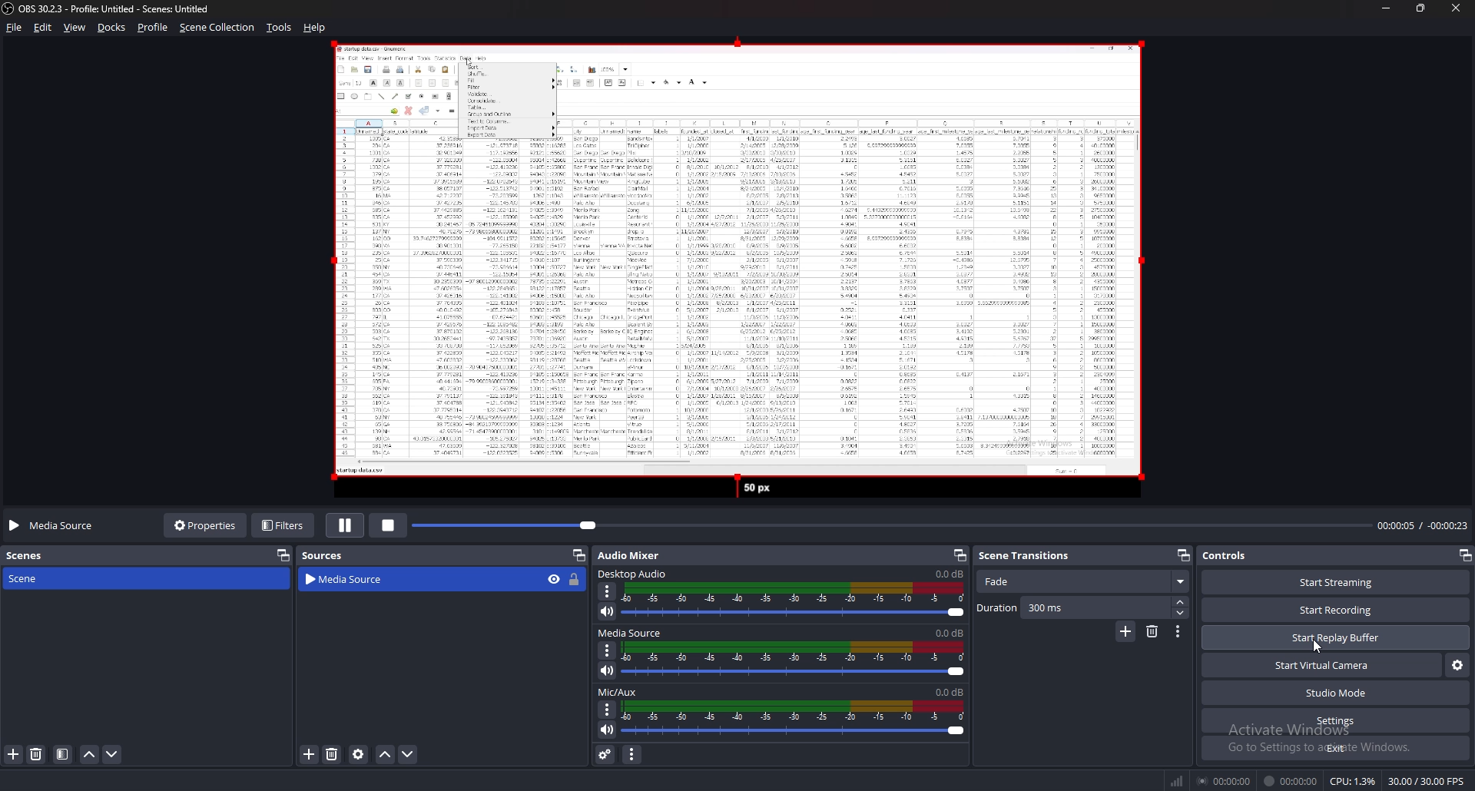 This screenshot has width=1475, height=791. Describe the element at coordinates (1337, 581) in the screenshot. I see `start streaming` at that location.